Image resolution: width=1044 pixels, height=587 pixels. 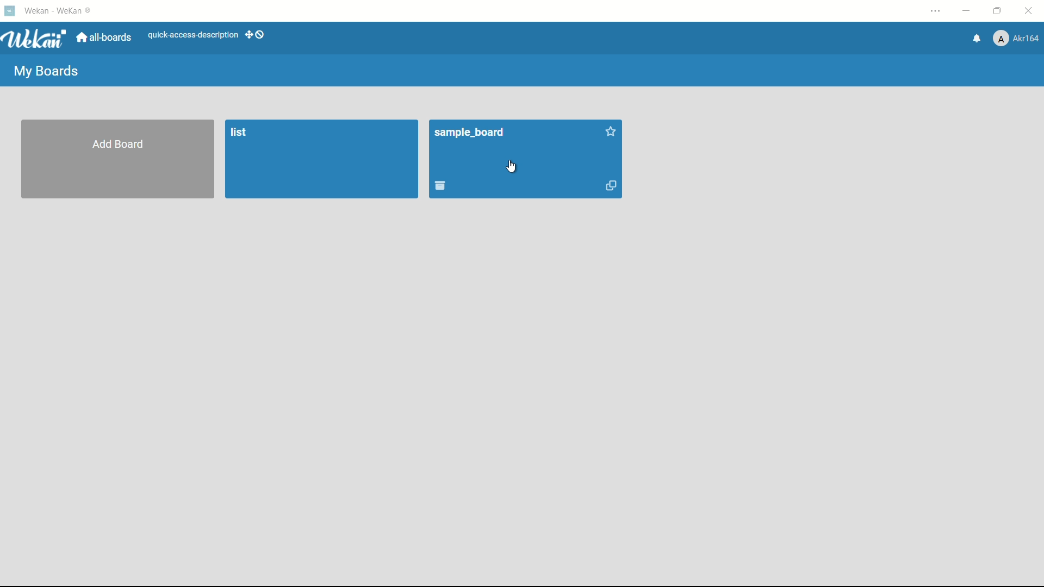 I want to click on add board, so click(x=119, y=145).